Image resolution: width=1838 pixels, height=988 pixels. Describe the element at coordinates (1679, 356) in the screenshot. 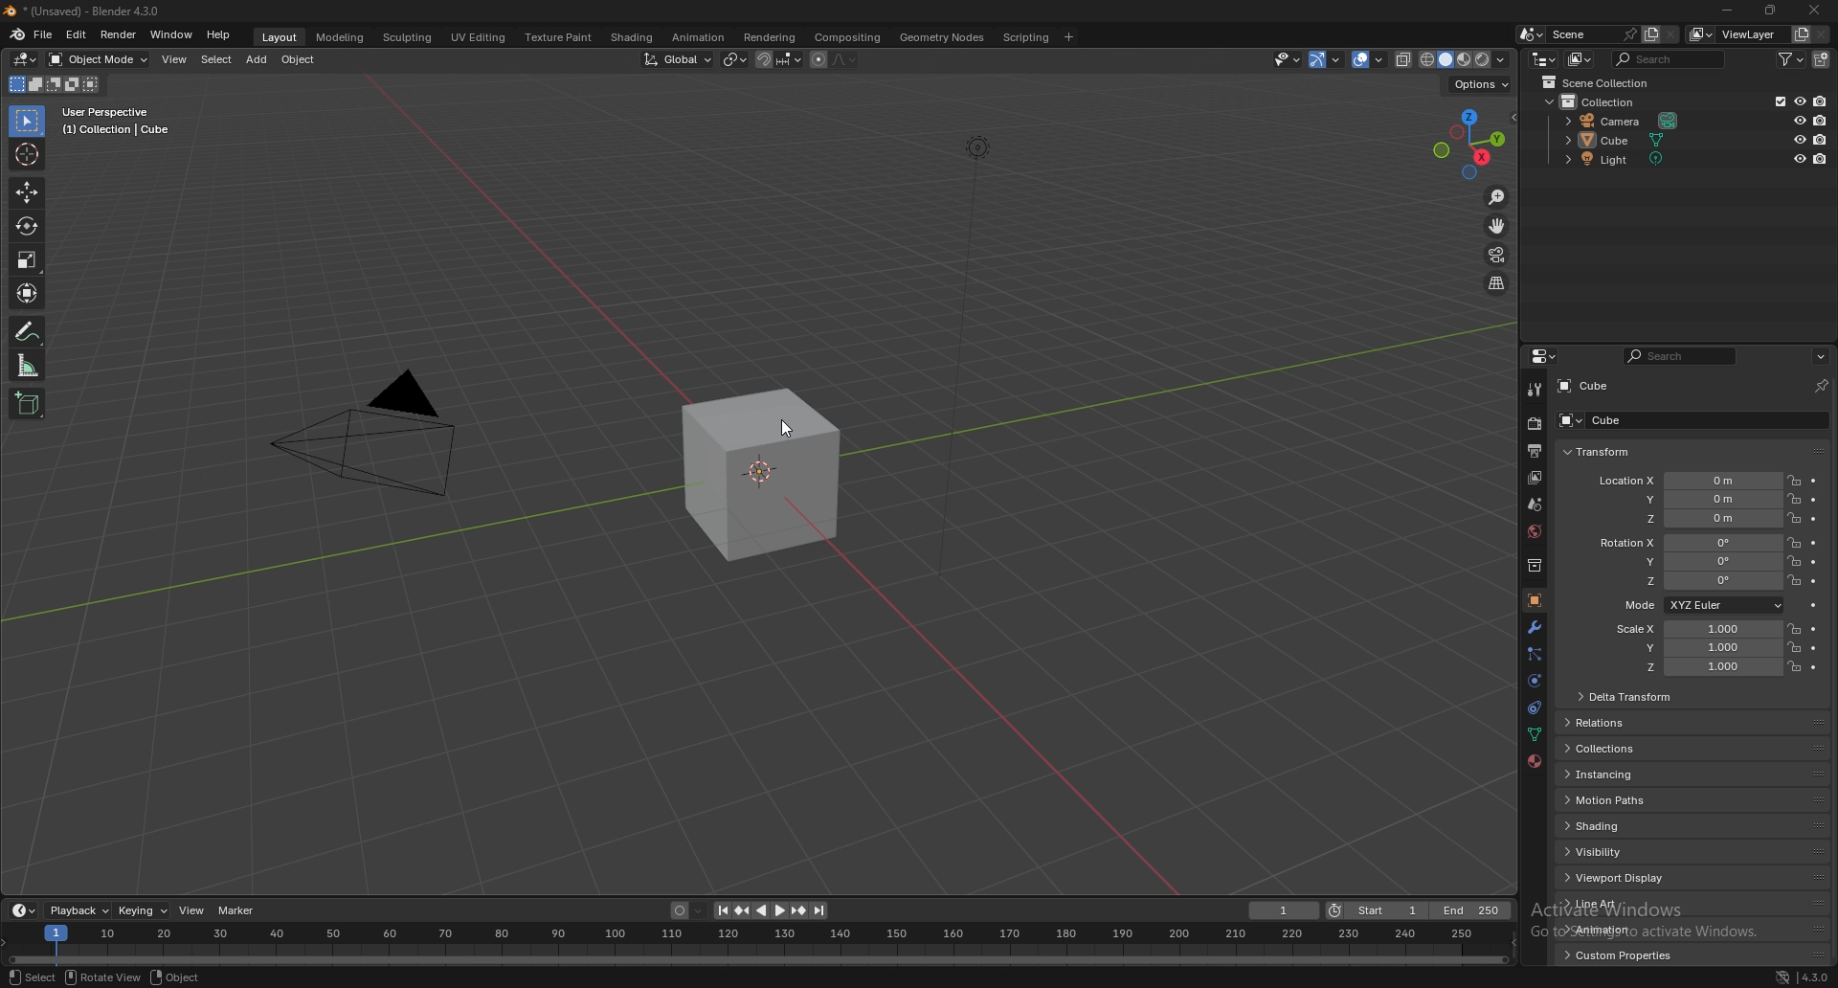

I see `search` at that location.